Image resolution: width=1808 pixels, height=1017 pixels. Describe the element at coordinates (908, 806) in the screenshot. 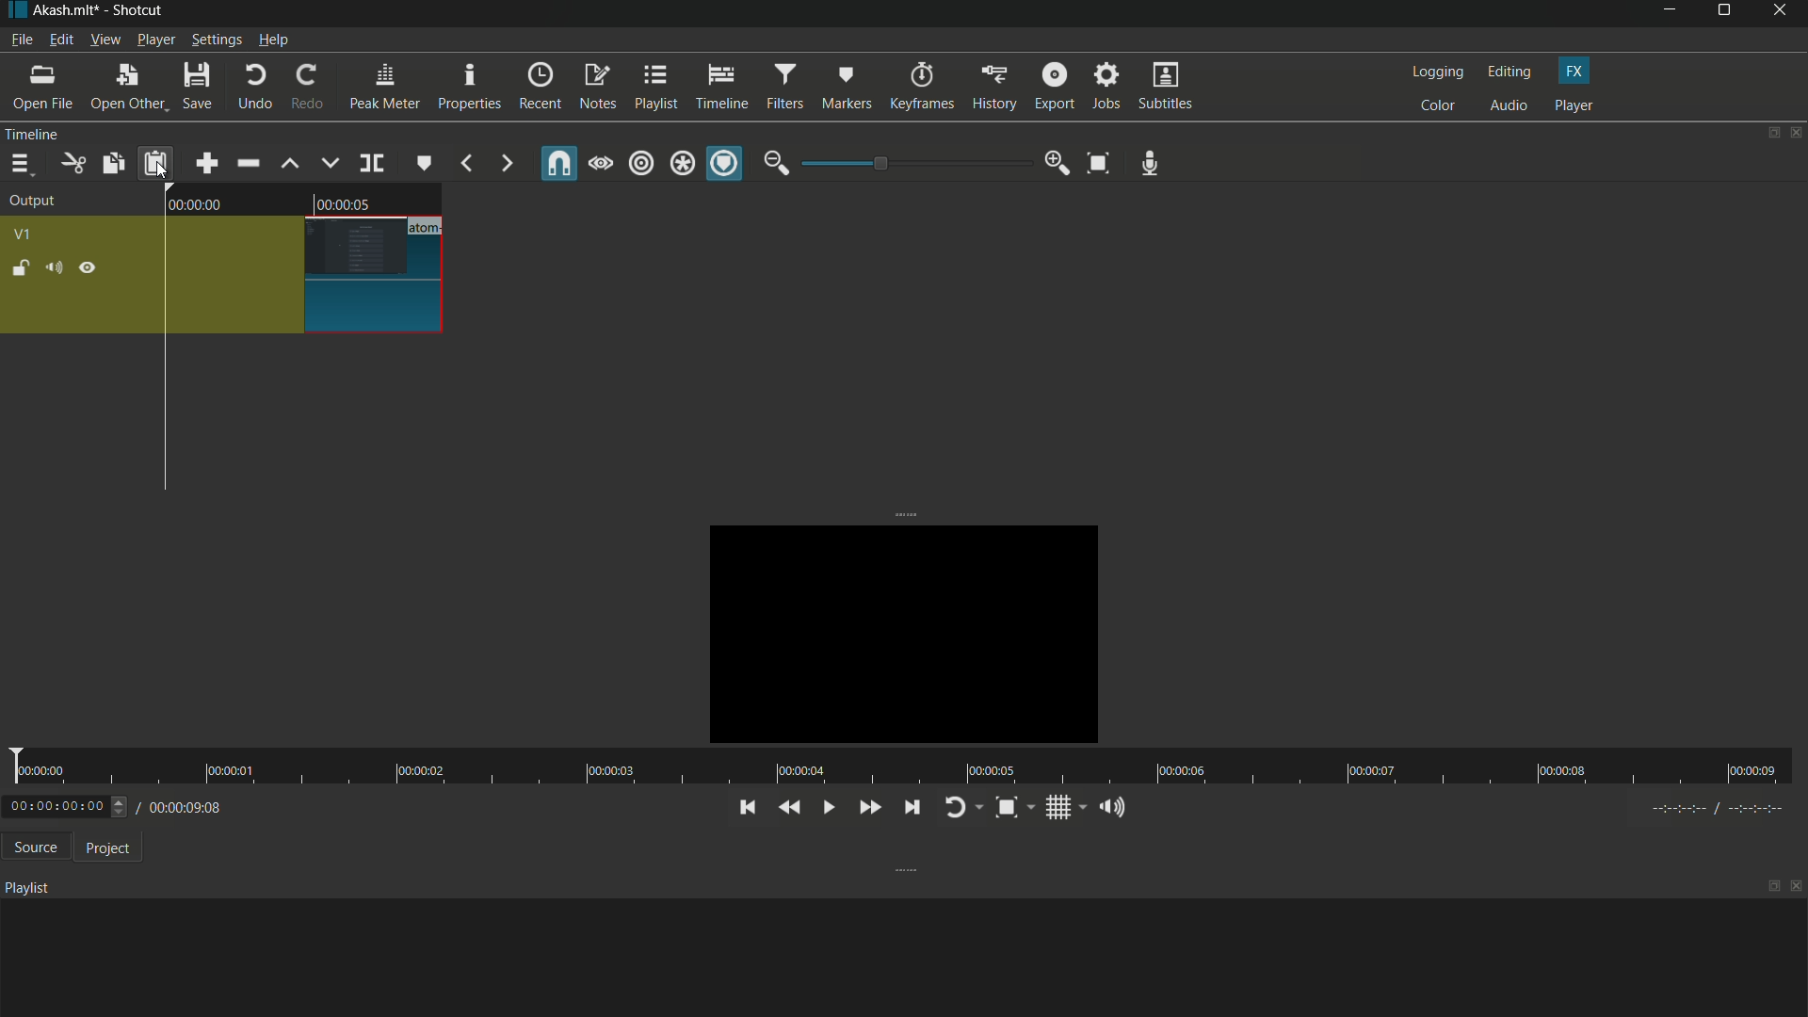

I see `skip to the next point` at that location.